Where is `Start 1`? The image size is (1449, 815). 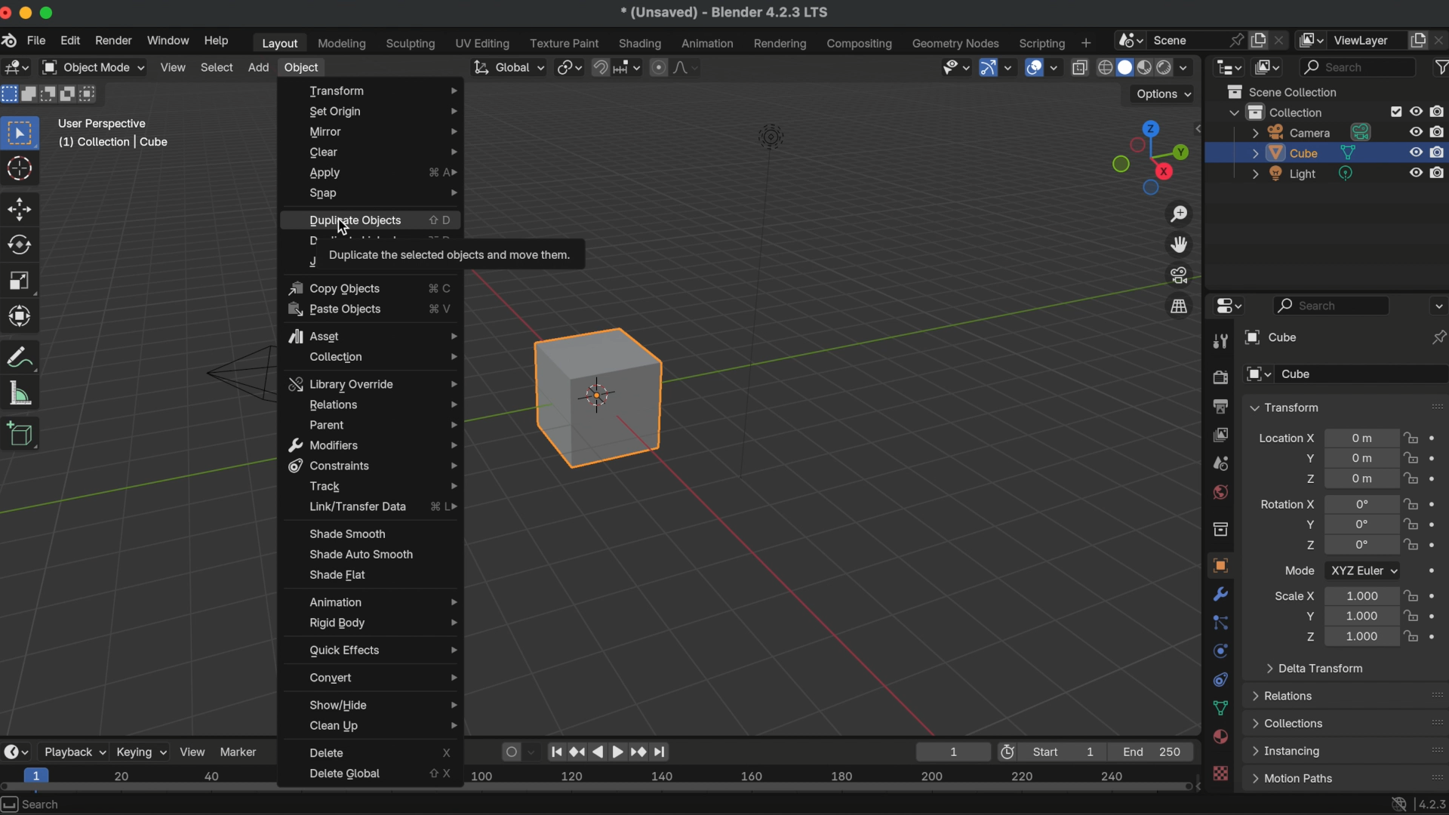
Start 1 is located at coordinates (1069, 752).